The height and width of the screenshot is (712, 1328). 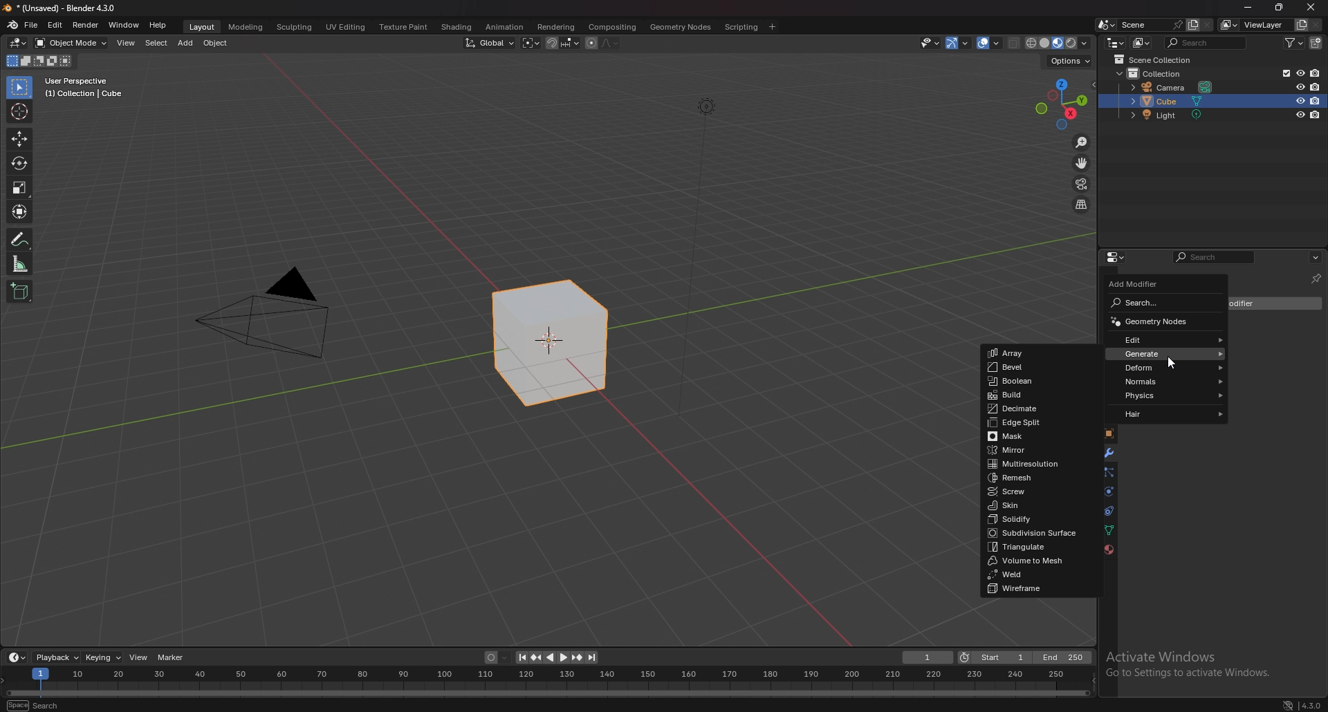 I want to click on perspective/orthographic, so click(x=1081, y=205).